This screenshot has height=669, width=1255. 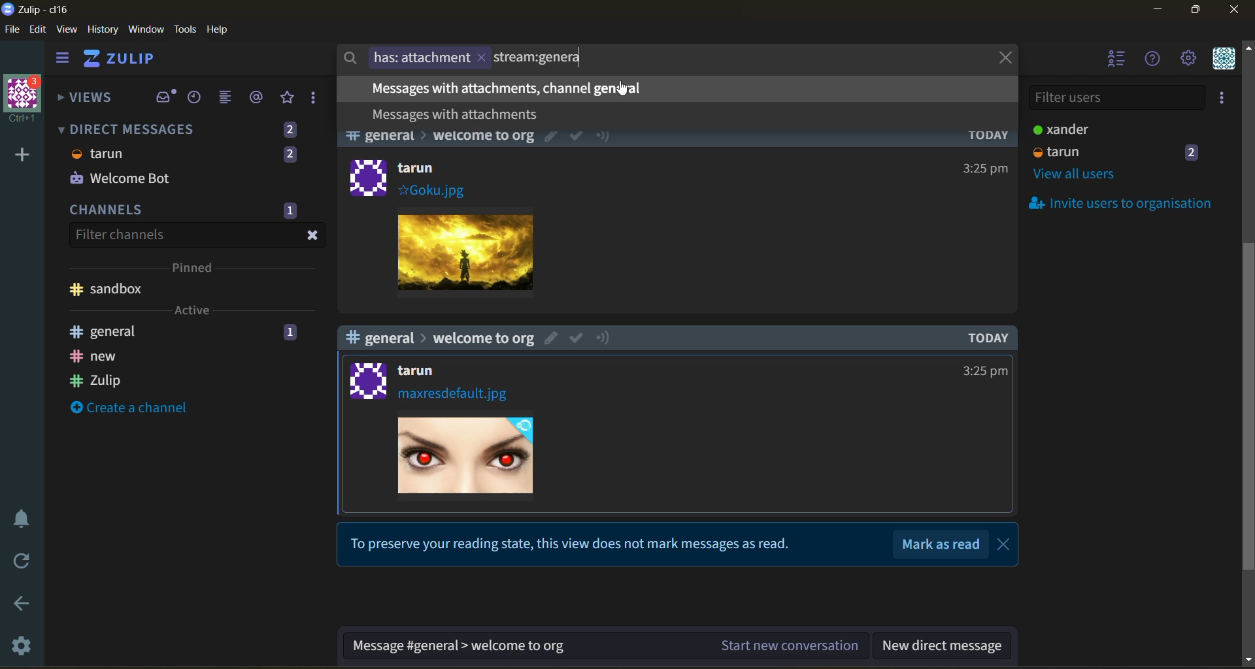 I want to click on 2, so click(x=1194, y=152).